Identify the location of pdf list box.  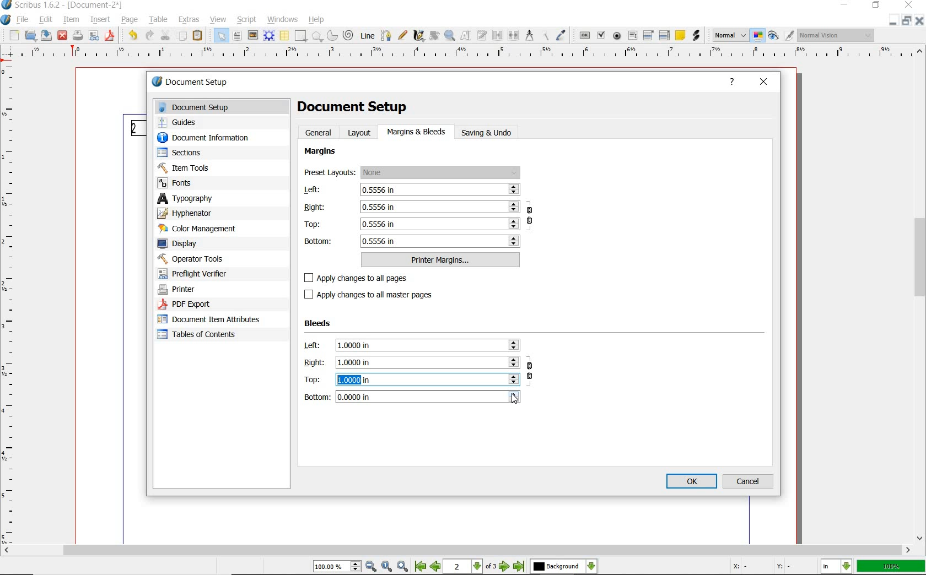
(665, 36).